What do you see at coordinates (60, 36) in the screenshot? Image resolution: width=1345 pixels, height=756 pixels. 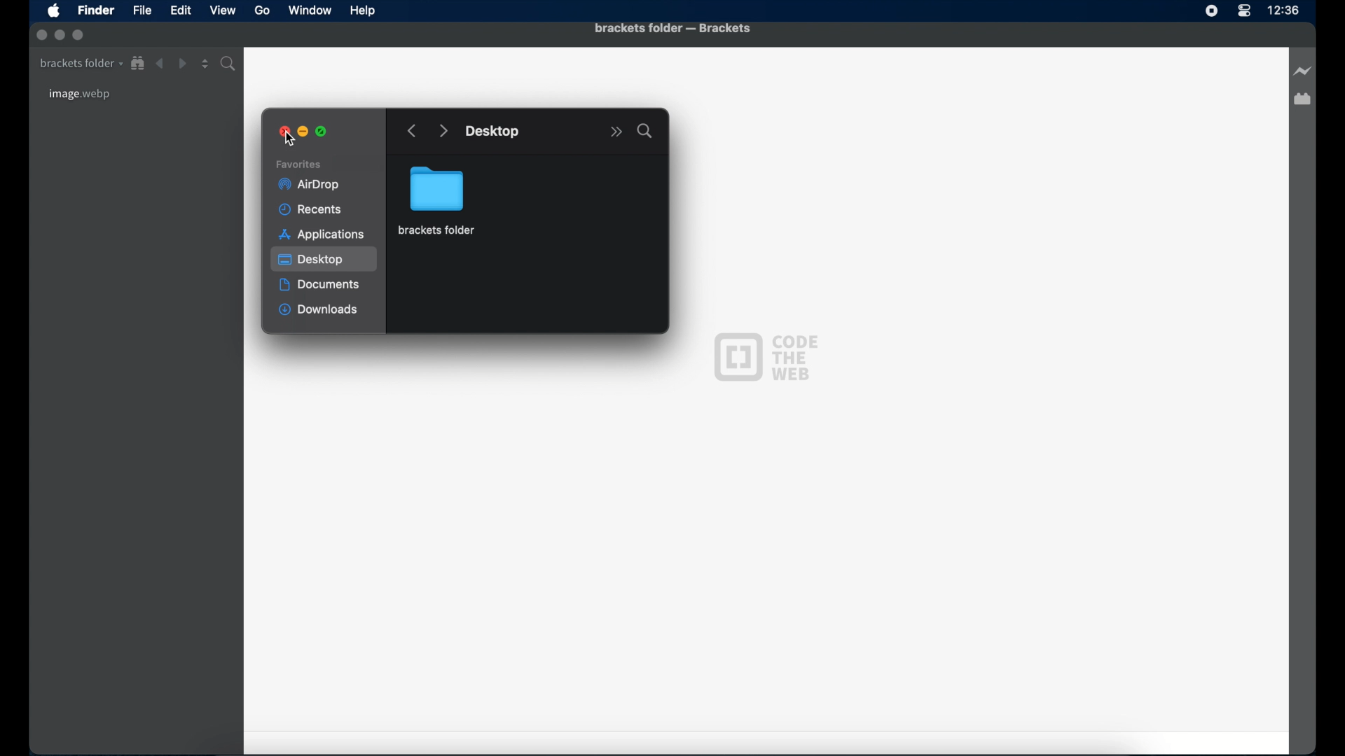 I see `inactive minimize button` at bounding box center [60, 36].